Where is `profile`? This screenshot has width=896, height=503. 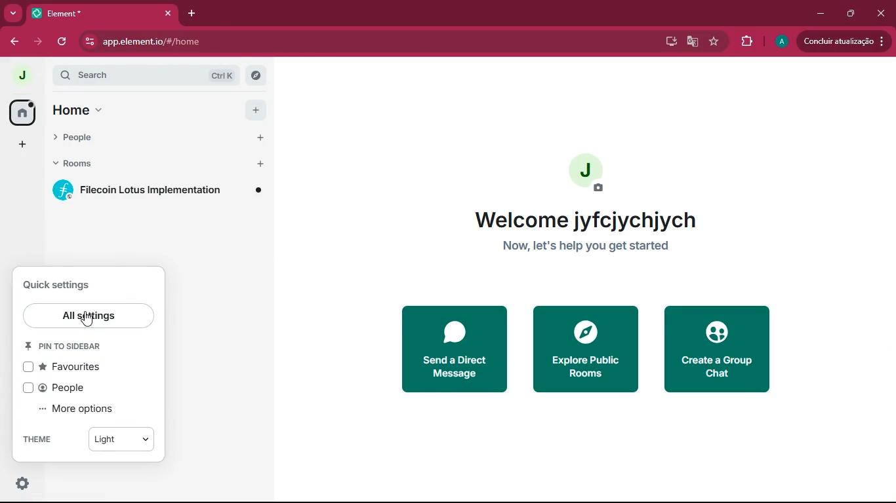 profile is located at coordinates (781, 41).